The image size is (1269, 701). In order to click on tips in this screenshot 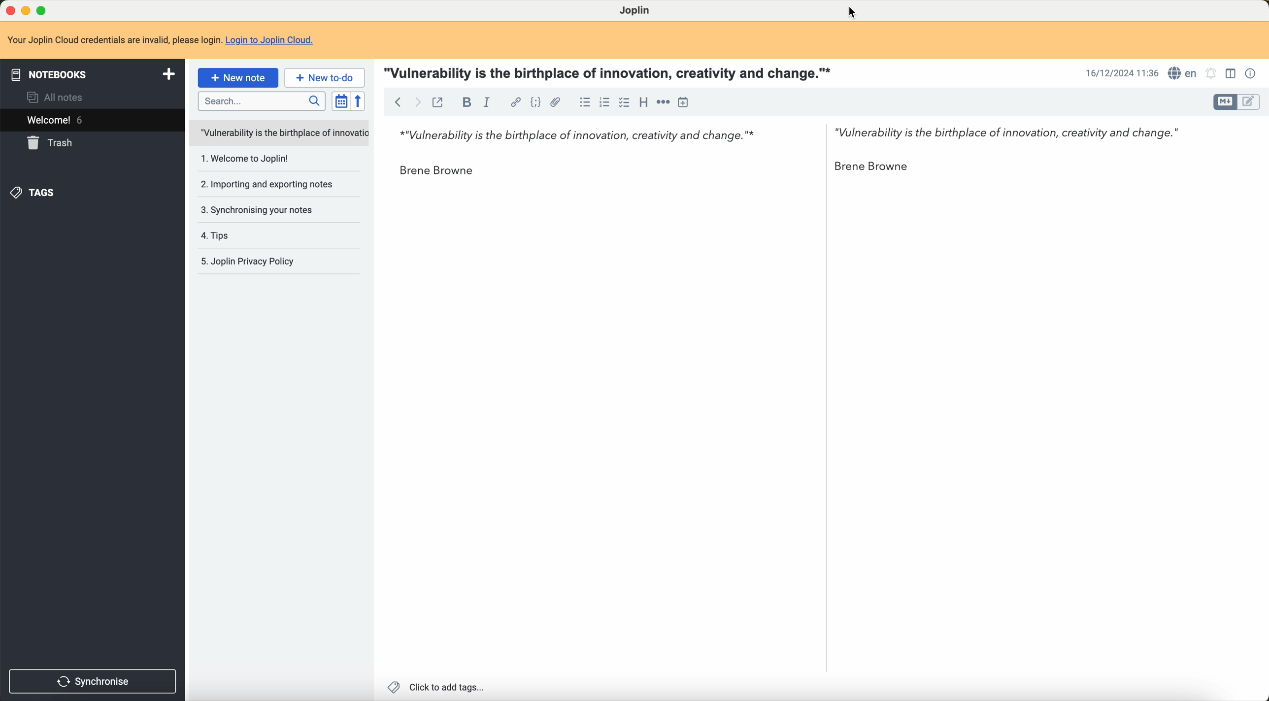, I will do `click(221, 234)`.